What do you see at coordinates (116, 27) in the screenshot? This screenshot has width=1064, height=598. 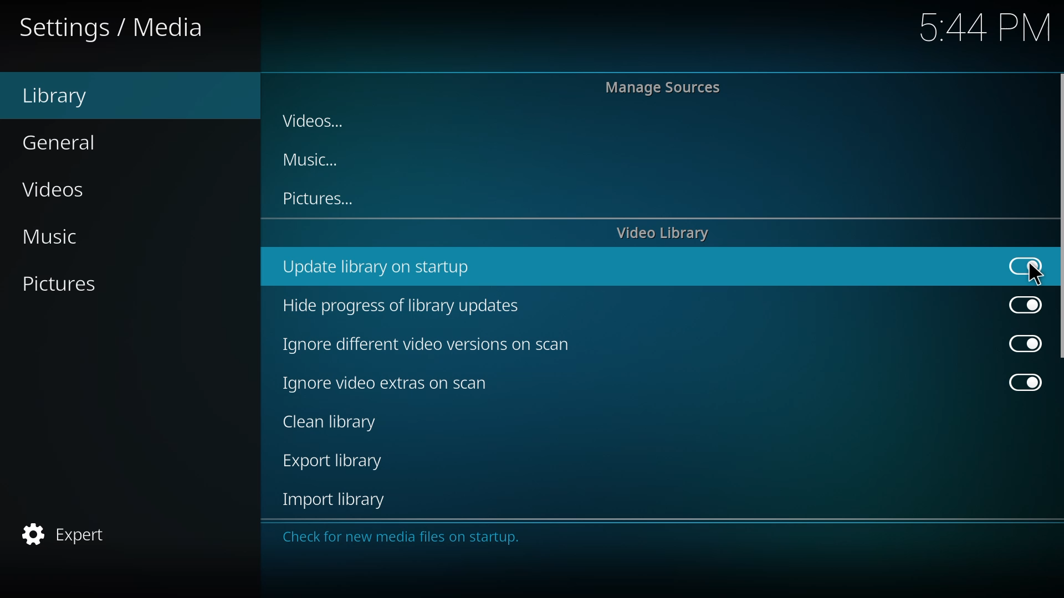 I see `settings media` at bounding box center [116, 27].